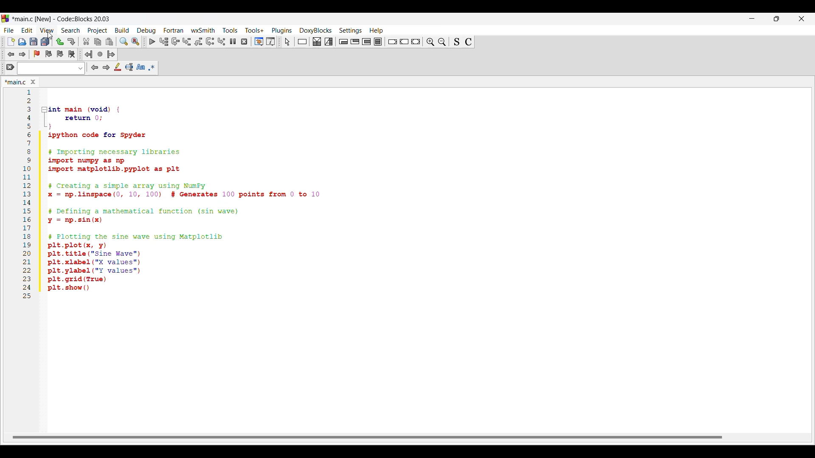 Image resolution: width=815 pixels, height=458 pixels. I want to click on Find, so click(124, 42).